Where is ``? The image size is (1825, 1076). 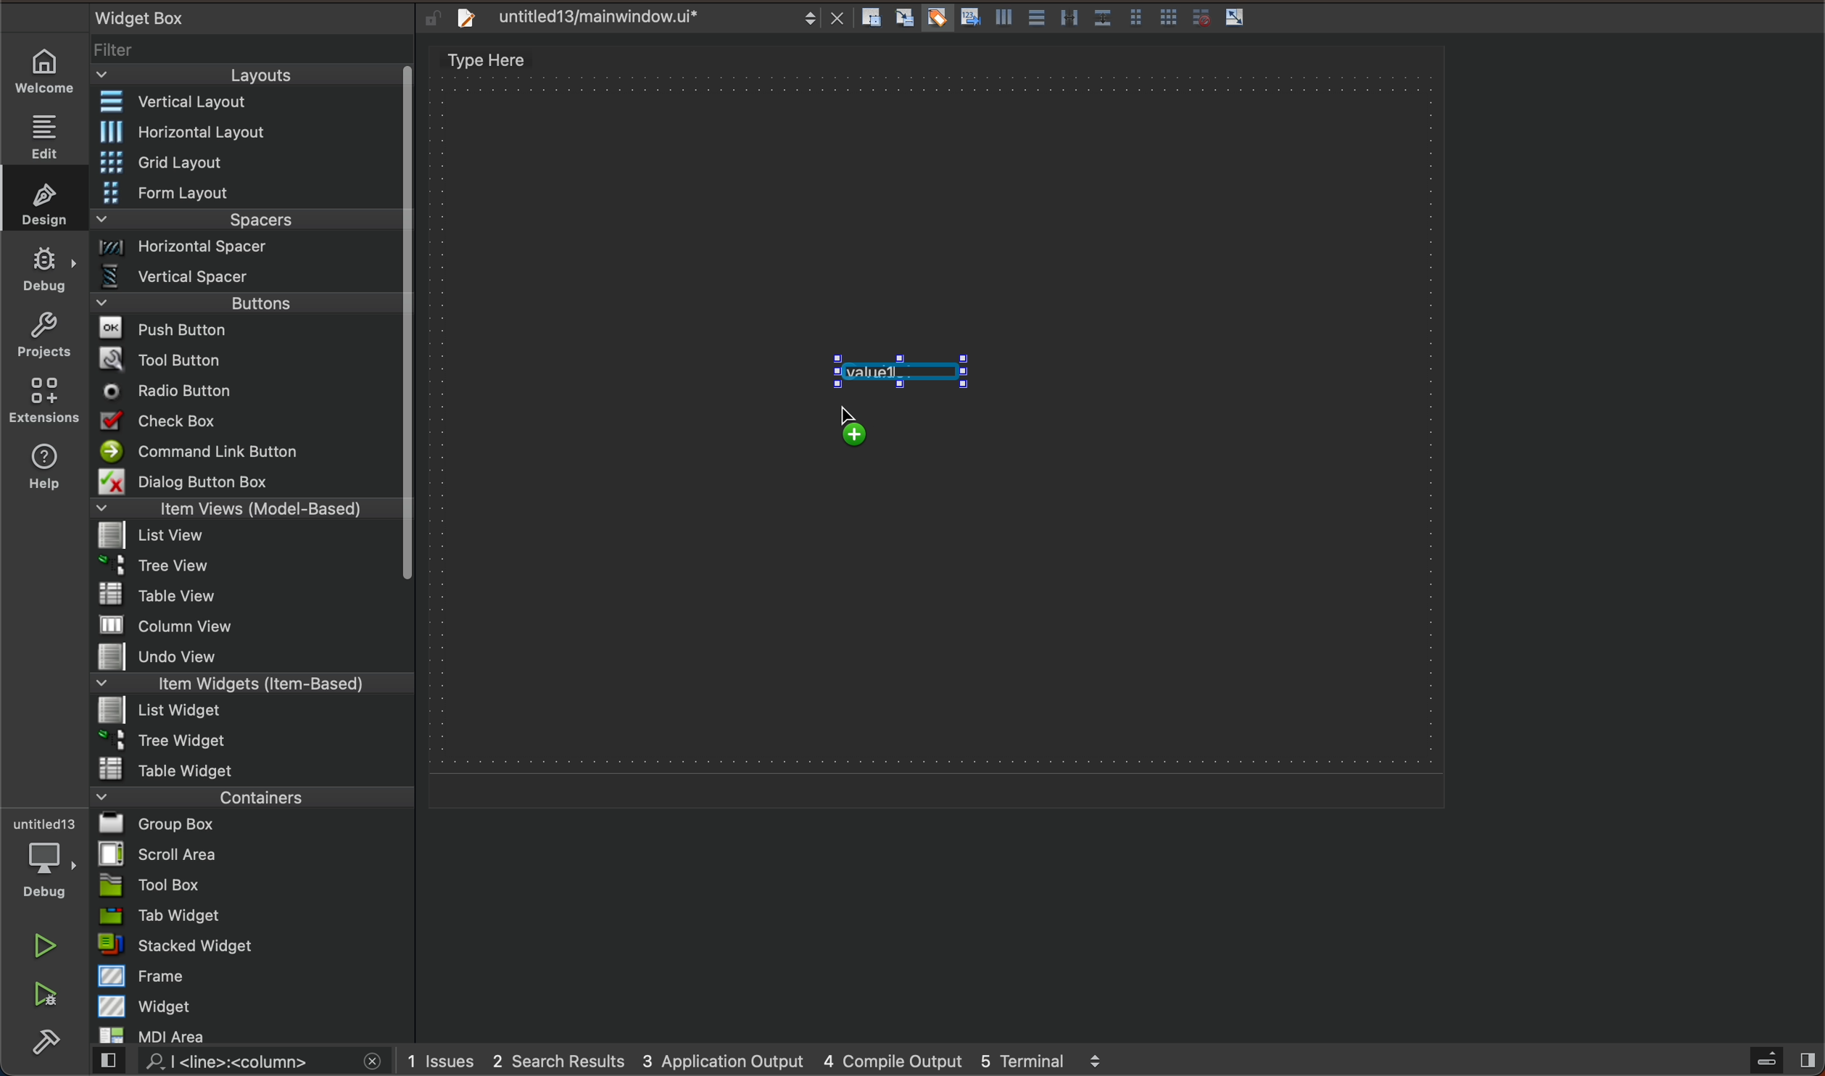  is located at coordinates (247, 713).